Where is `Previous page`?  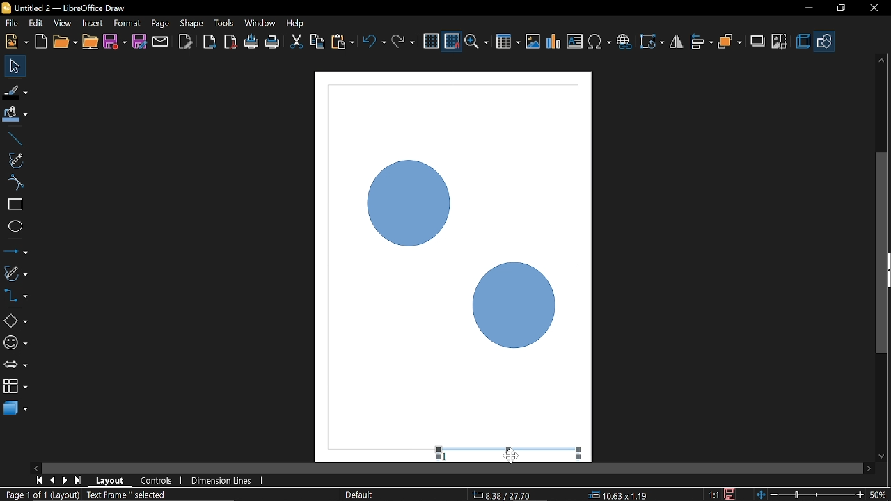 Previous page is located at coordinates (54, 480).